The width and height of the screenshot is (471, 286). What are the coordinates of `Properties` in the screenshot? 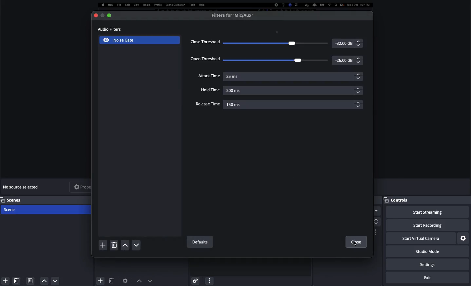 It's located at (86, 187).